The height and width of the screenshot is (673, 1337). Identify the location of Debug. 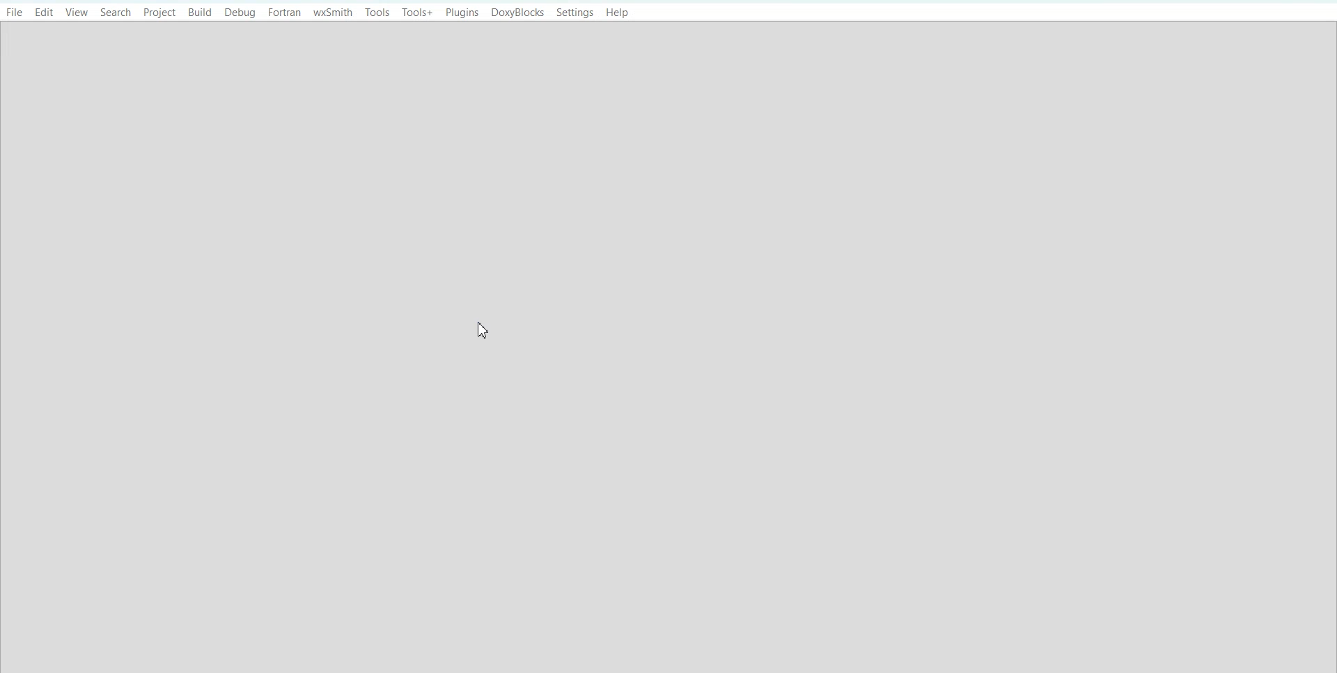
(240, 13).